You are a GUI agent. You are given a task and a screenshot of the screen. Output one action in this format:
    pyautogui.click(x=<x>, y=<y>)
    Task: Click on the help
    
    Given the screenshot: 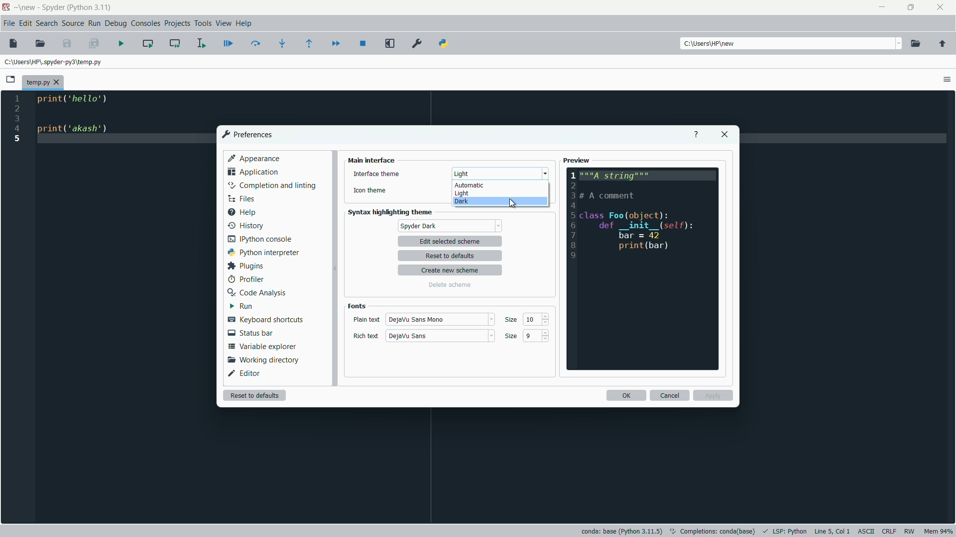 What is the action you would take?
    pyautogui.click(x=695, y=135)
    